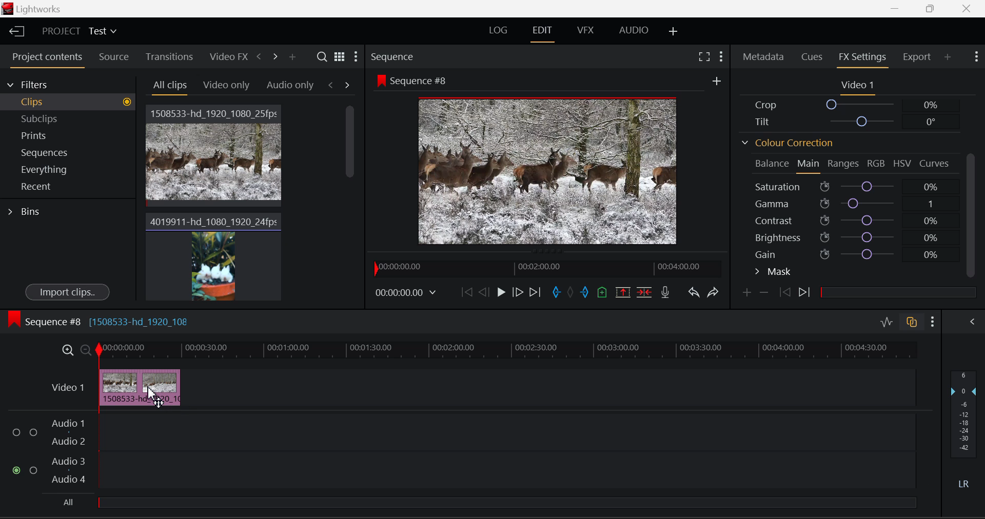 This screenshot has width=985, height=519. Describe the element at coordinates (81, 32) in the screenshot. I see `Project Title` at that location.